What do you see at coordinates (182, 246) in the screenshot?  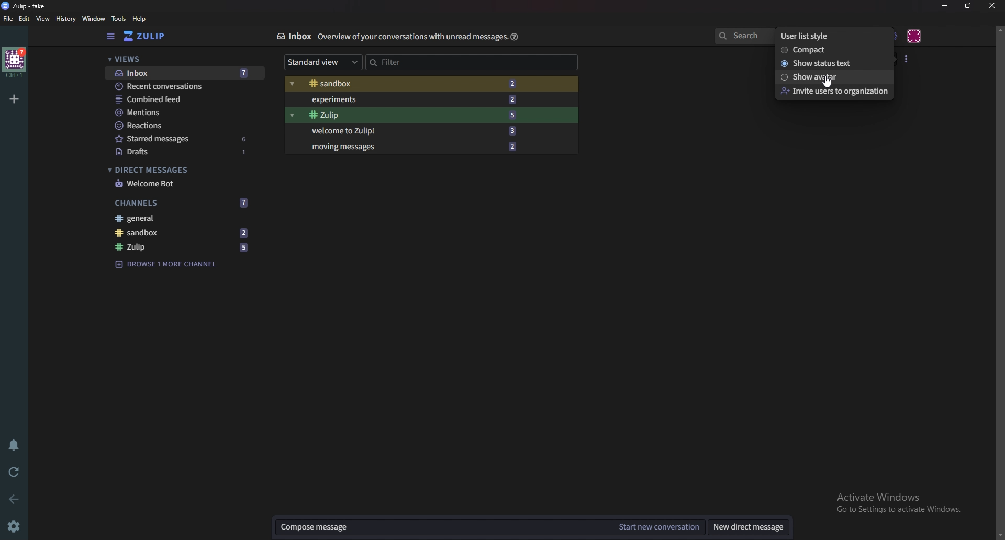 I see `Zulip` at bounding box center [182, 246].